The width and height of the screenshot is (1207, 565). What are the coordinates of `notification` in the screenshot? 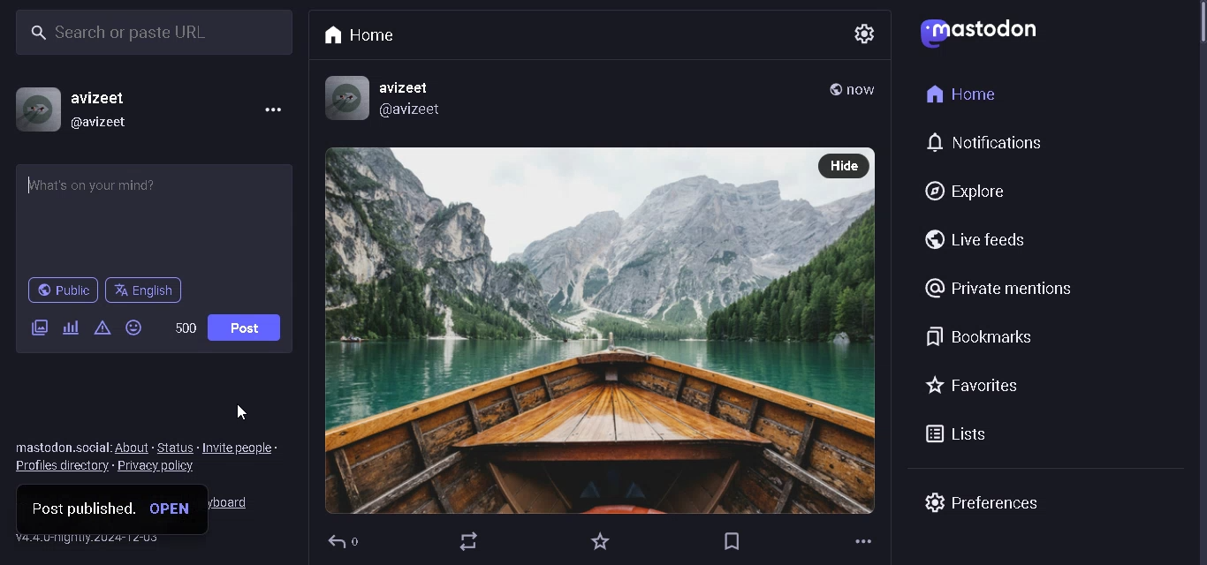 It's located at (989, 144).